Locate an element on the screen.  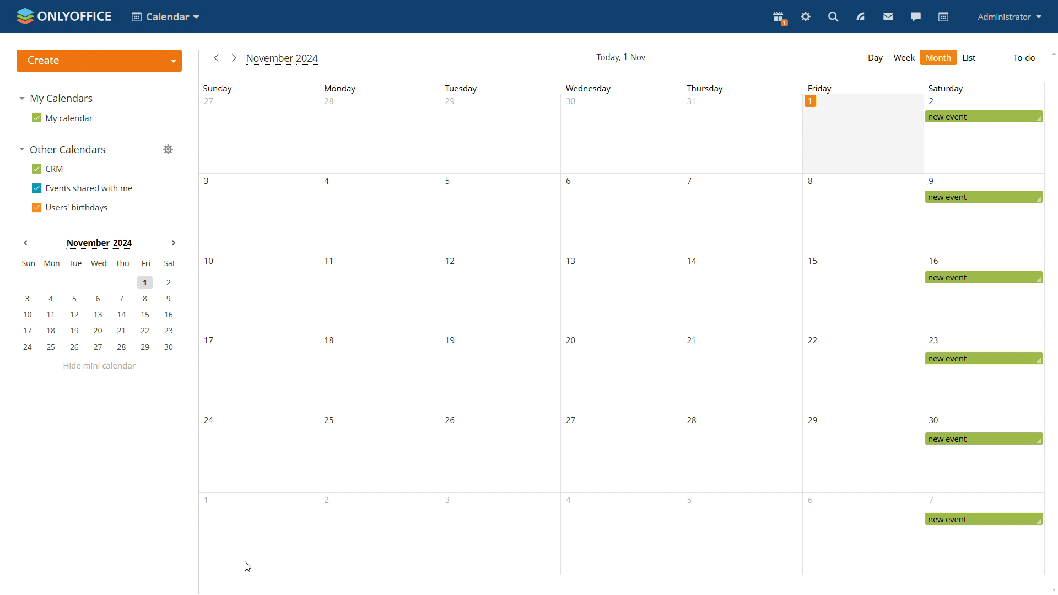
Next month is located at coordinates (173, 242).